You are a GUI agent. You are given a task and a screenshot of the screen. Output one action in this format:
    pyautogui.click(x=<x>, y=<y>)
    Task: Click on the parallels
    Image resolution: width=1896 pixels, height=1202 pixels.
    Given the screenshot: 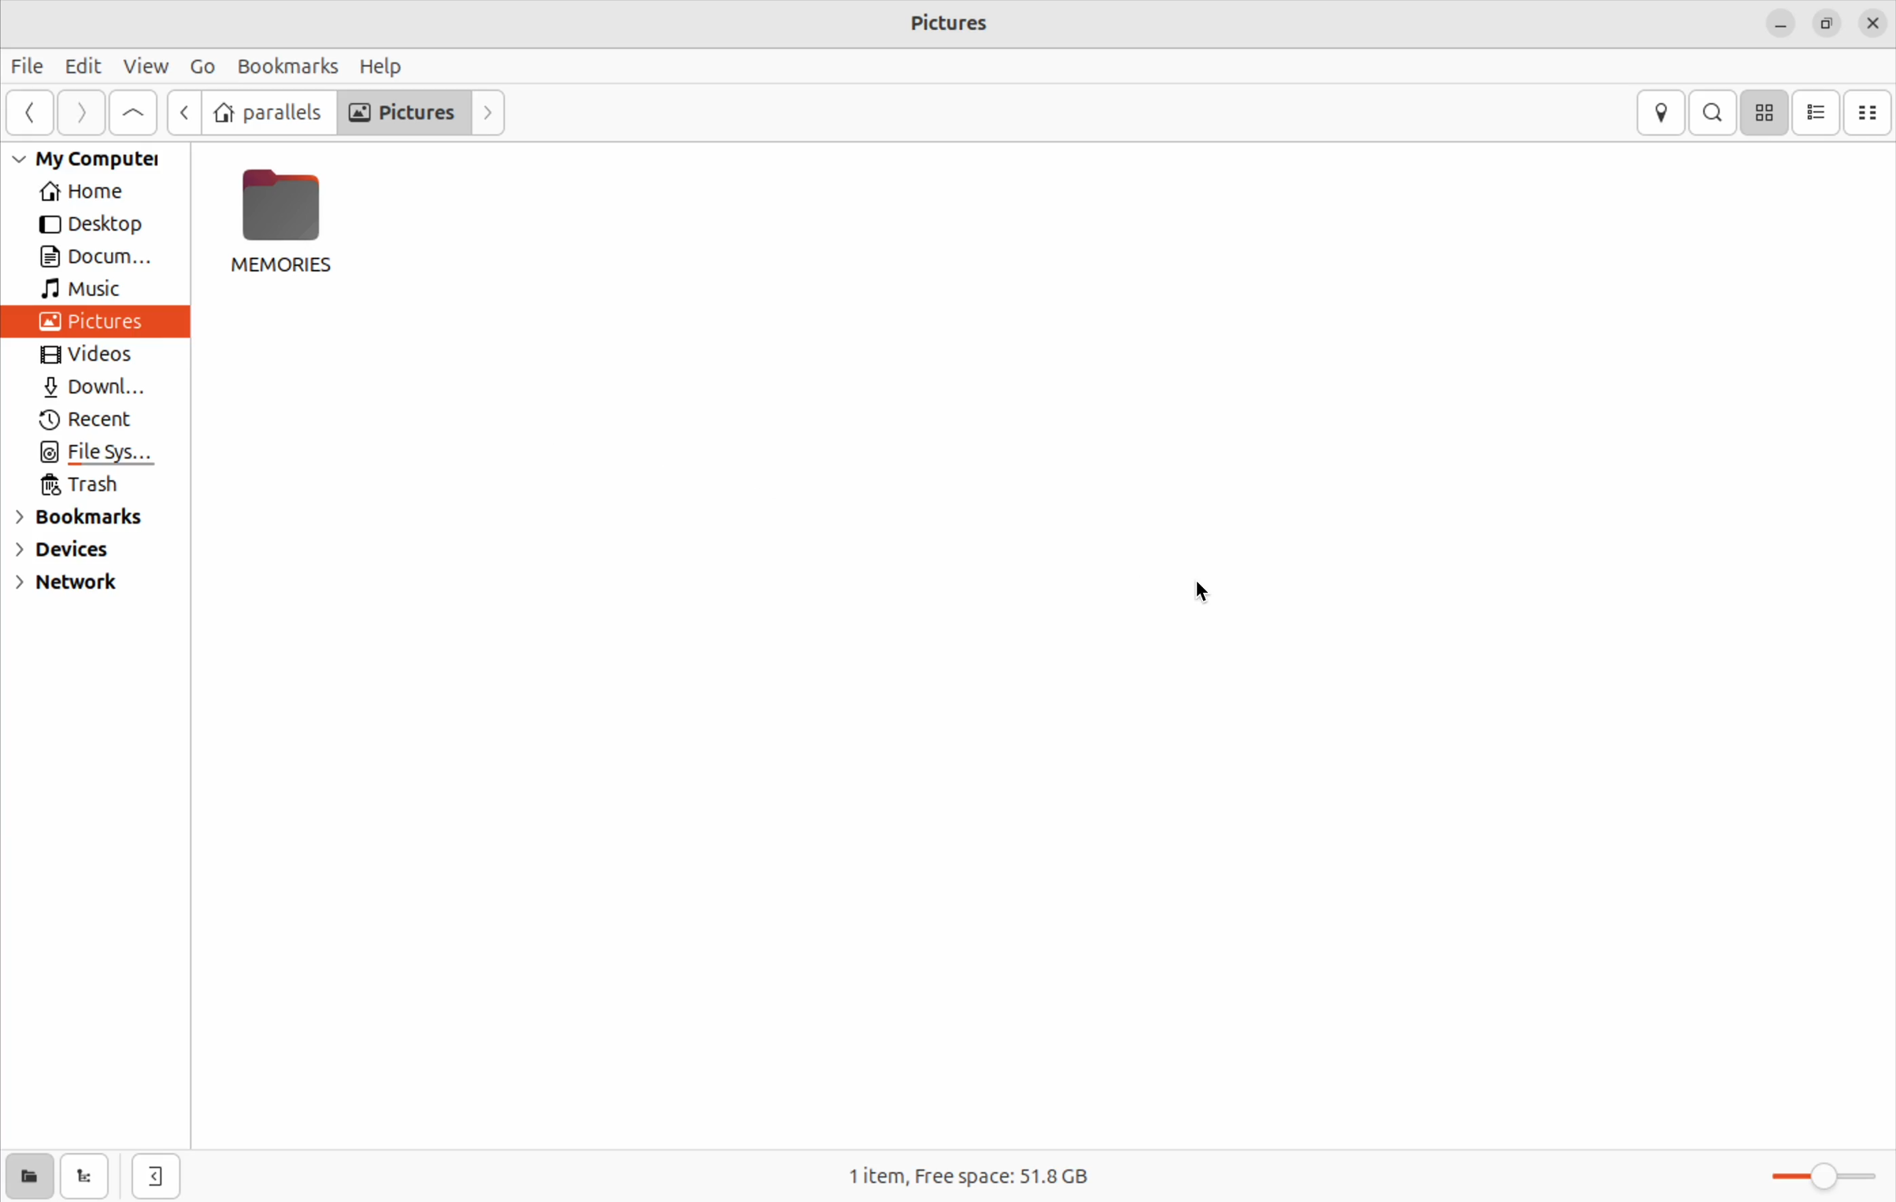 What is the action you would take?
    pyautogui.click(x=267, y=112)
    